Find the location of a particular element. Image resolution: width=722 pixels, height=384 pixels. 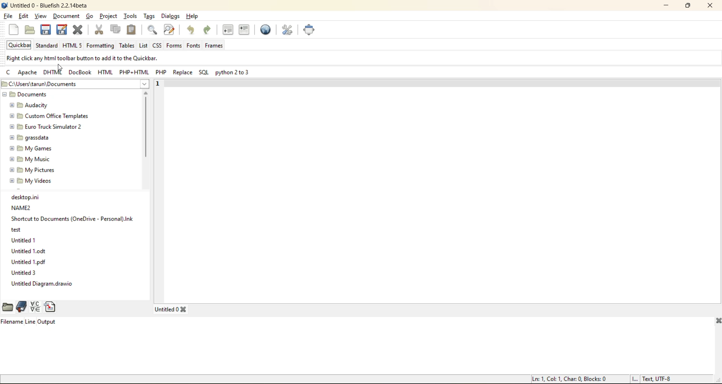

replace is located at coordinates (183, 73).